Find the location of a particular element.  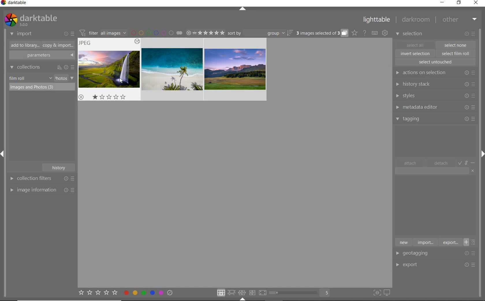

styles is located at coordinates (435, 96).